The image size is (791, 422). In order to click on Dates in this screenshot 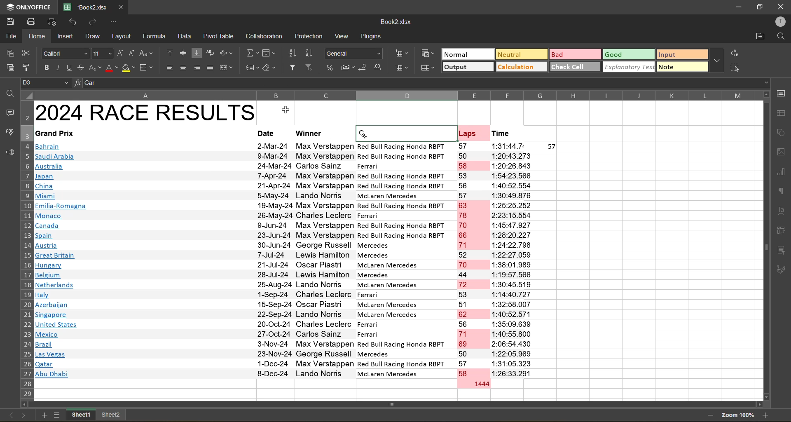, I will do `click(274, 260)`.